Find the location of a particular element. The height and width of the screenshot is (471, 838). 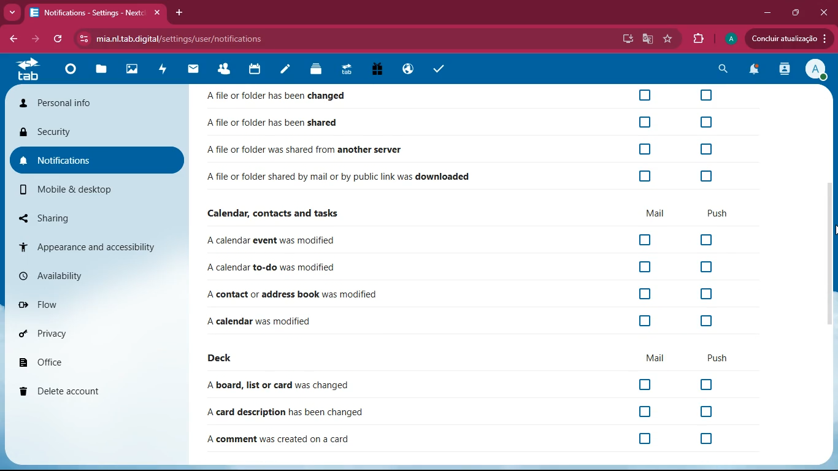

tab is located at coordinates (348, 70).